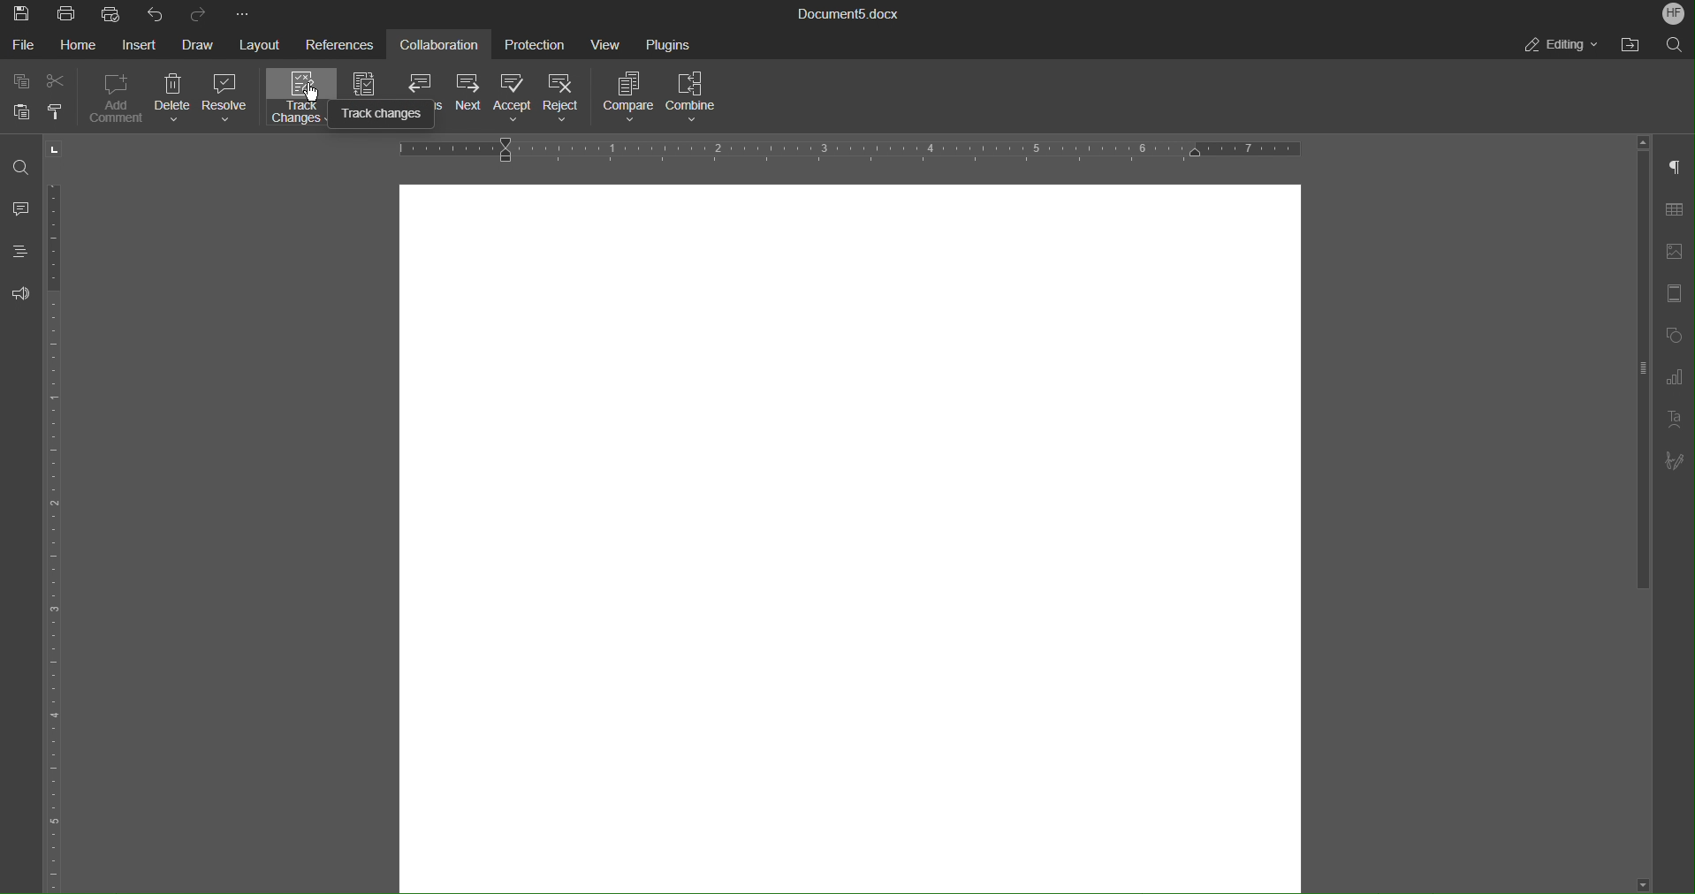 This screenshot has height=894, width=1695. I want to click on track changes, so click(387, 117).